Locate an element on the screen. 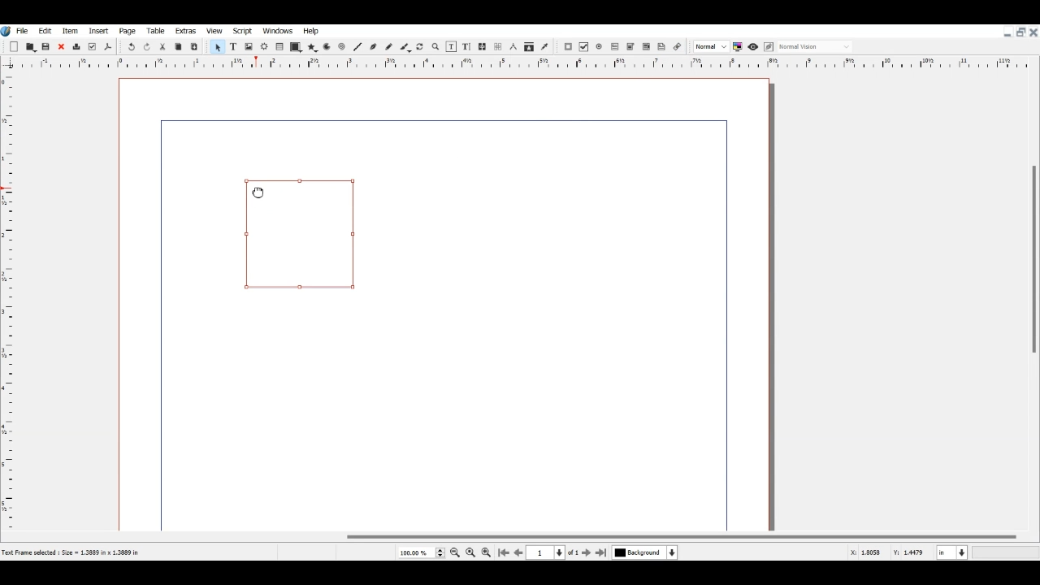 The image size is (1040, 585). Open is located at coordinates (32, 46).